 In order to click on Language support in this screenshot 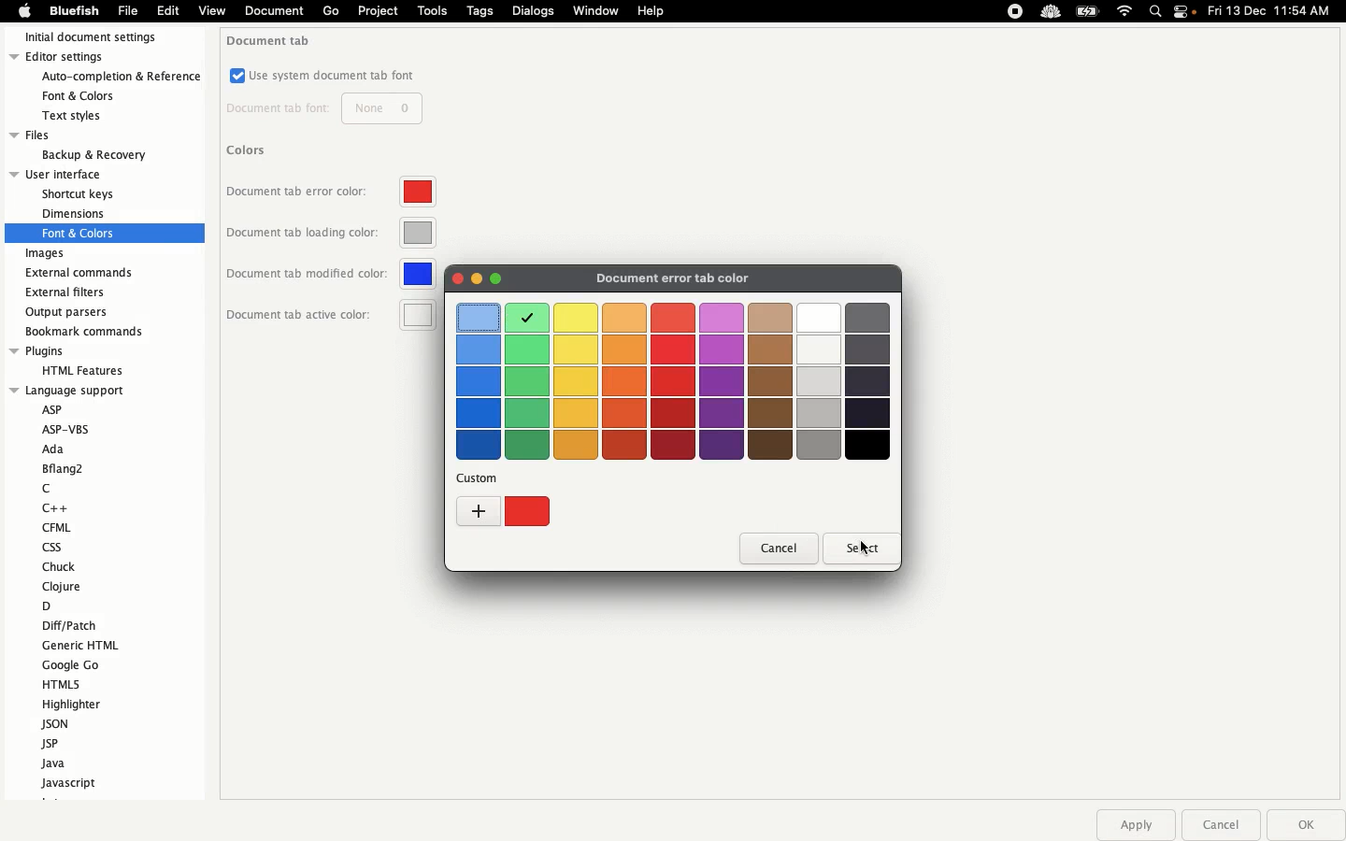, I will do `click(91, 596)`.